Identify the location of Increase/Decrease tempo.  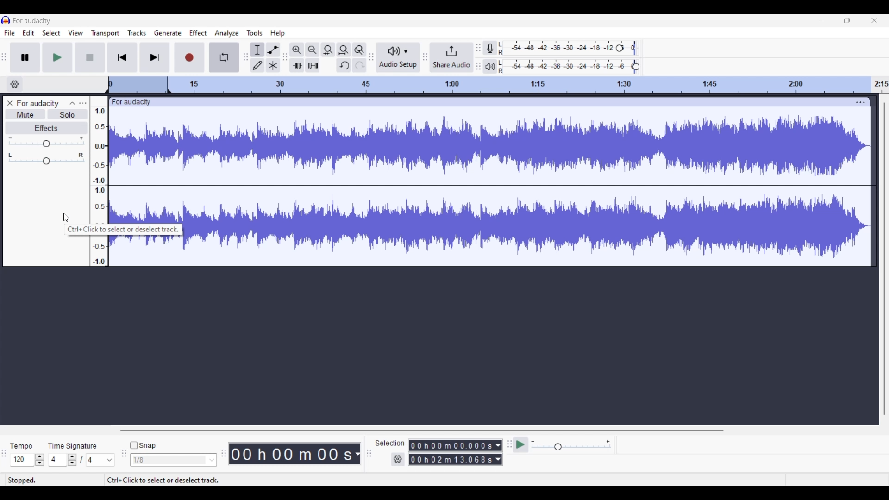
(40, 460).